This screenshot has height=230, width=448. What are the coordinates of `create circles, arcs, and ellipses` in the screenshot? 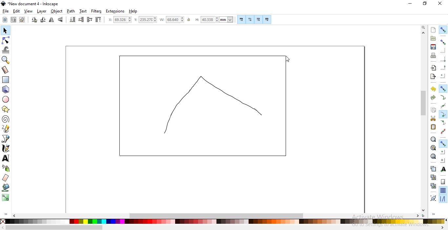 It's located at (6, 99).